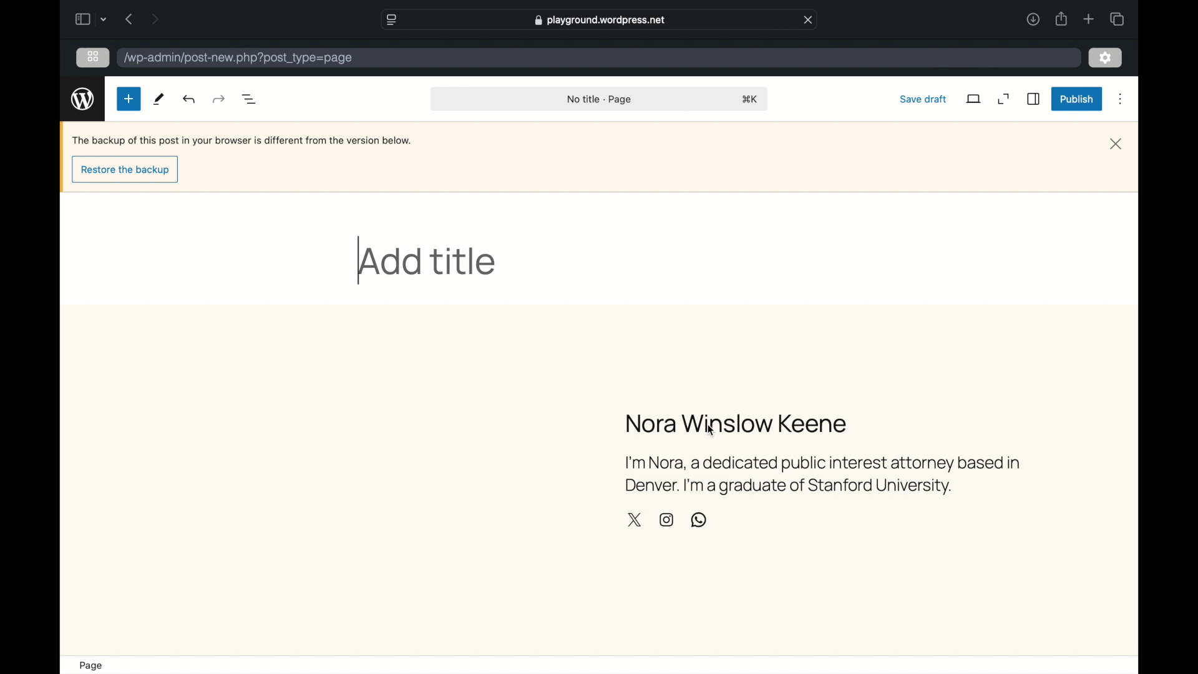 Image resolution: width=1198 pixels, height=674 pixels. I want to click on new tab, so click(1089, 19).